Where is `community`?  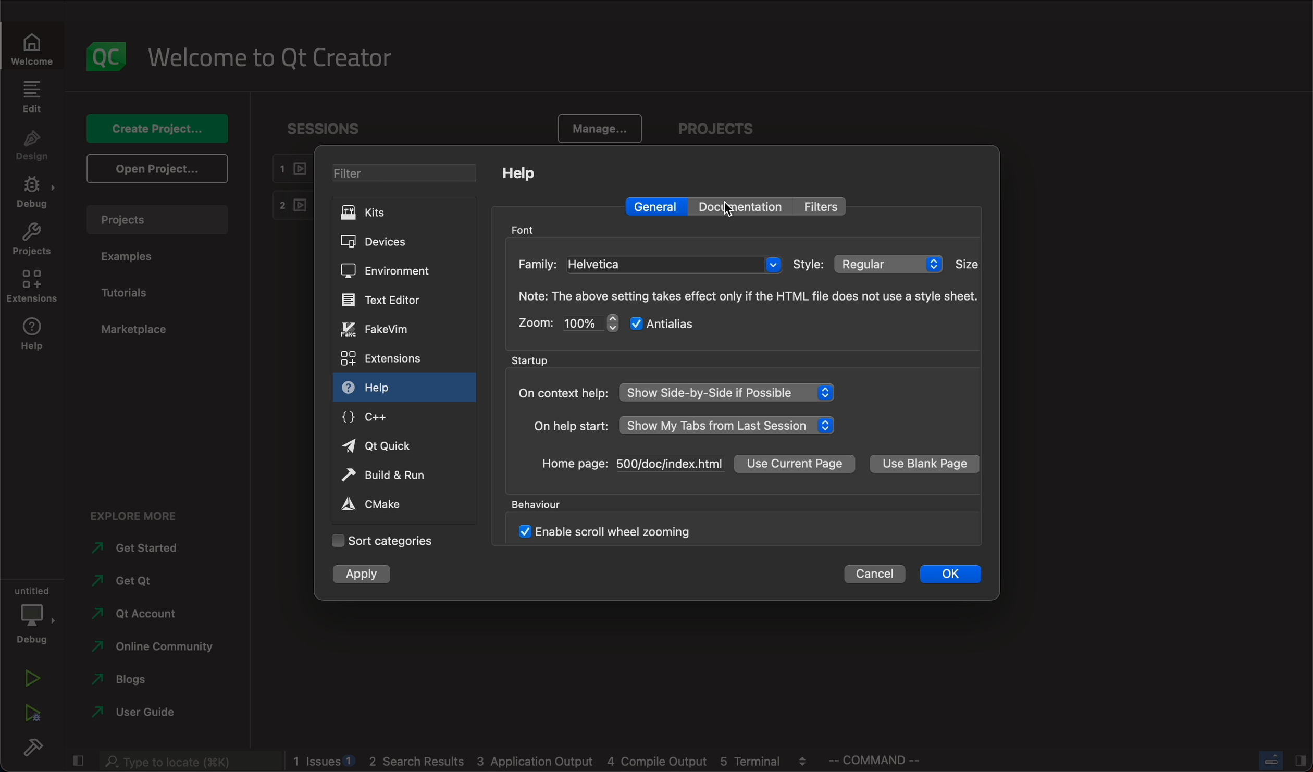 community is located at coordinates (153, 649).